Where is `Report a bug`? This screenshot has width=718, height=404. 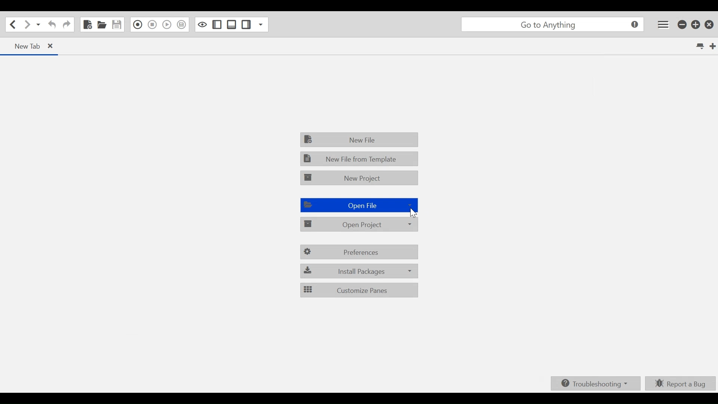
Report a bug is located at coordinates (681, 383).